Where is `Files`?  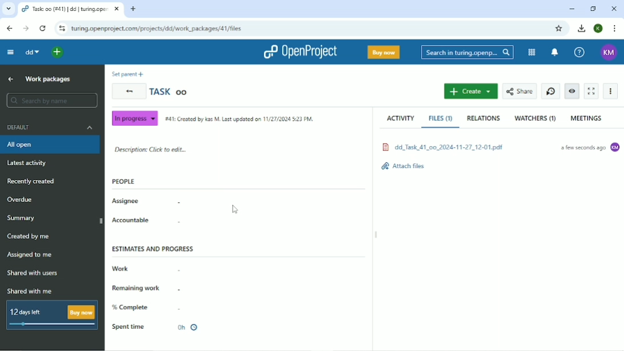
Files is located at coordinates (437, 118).